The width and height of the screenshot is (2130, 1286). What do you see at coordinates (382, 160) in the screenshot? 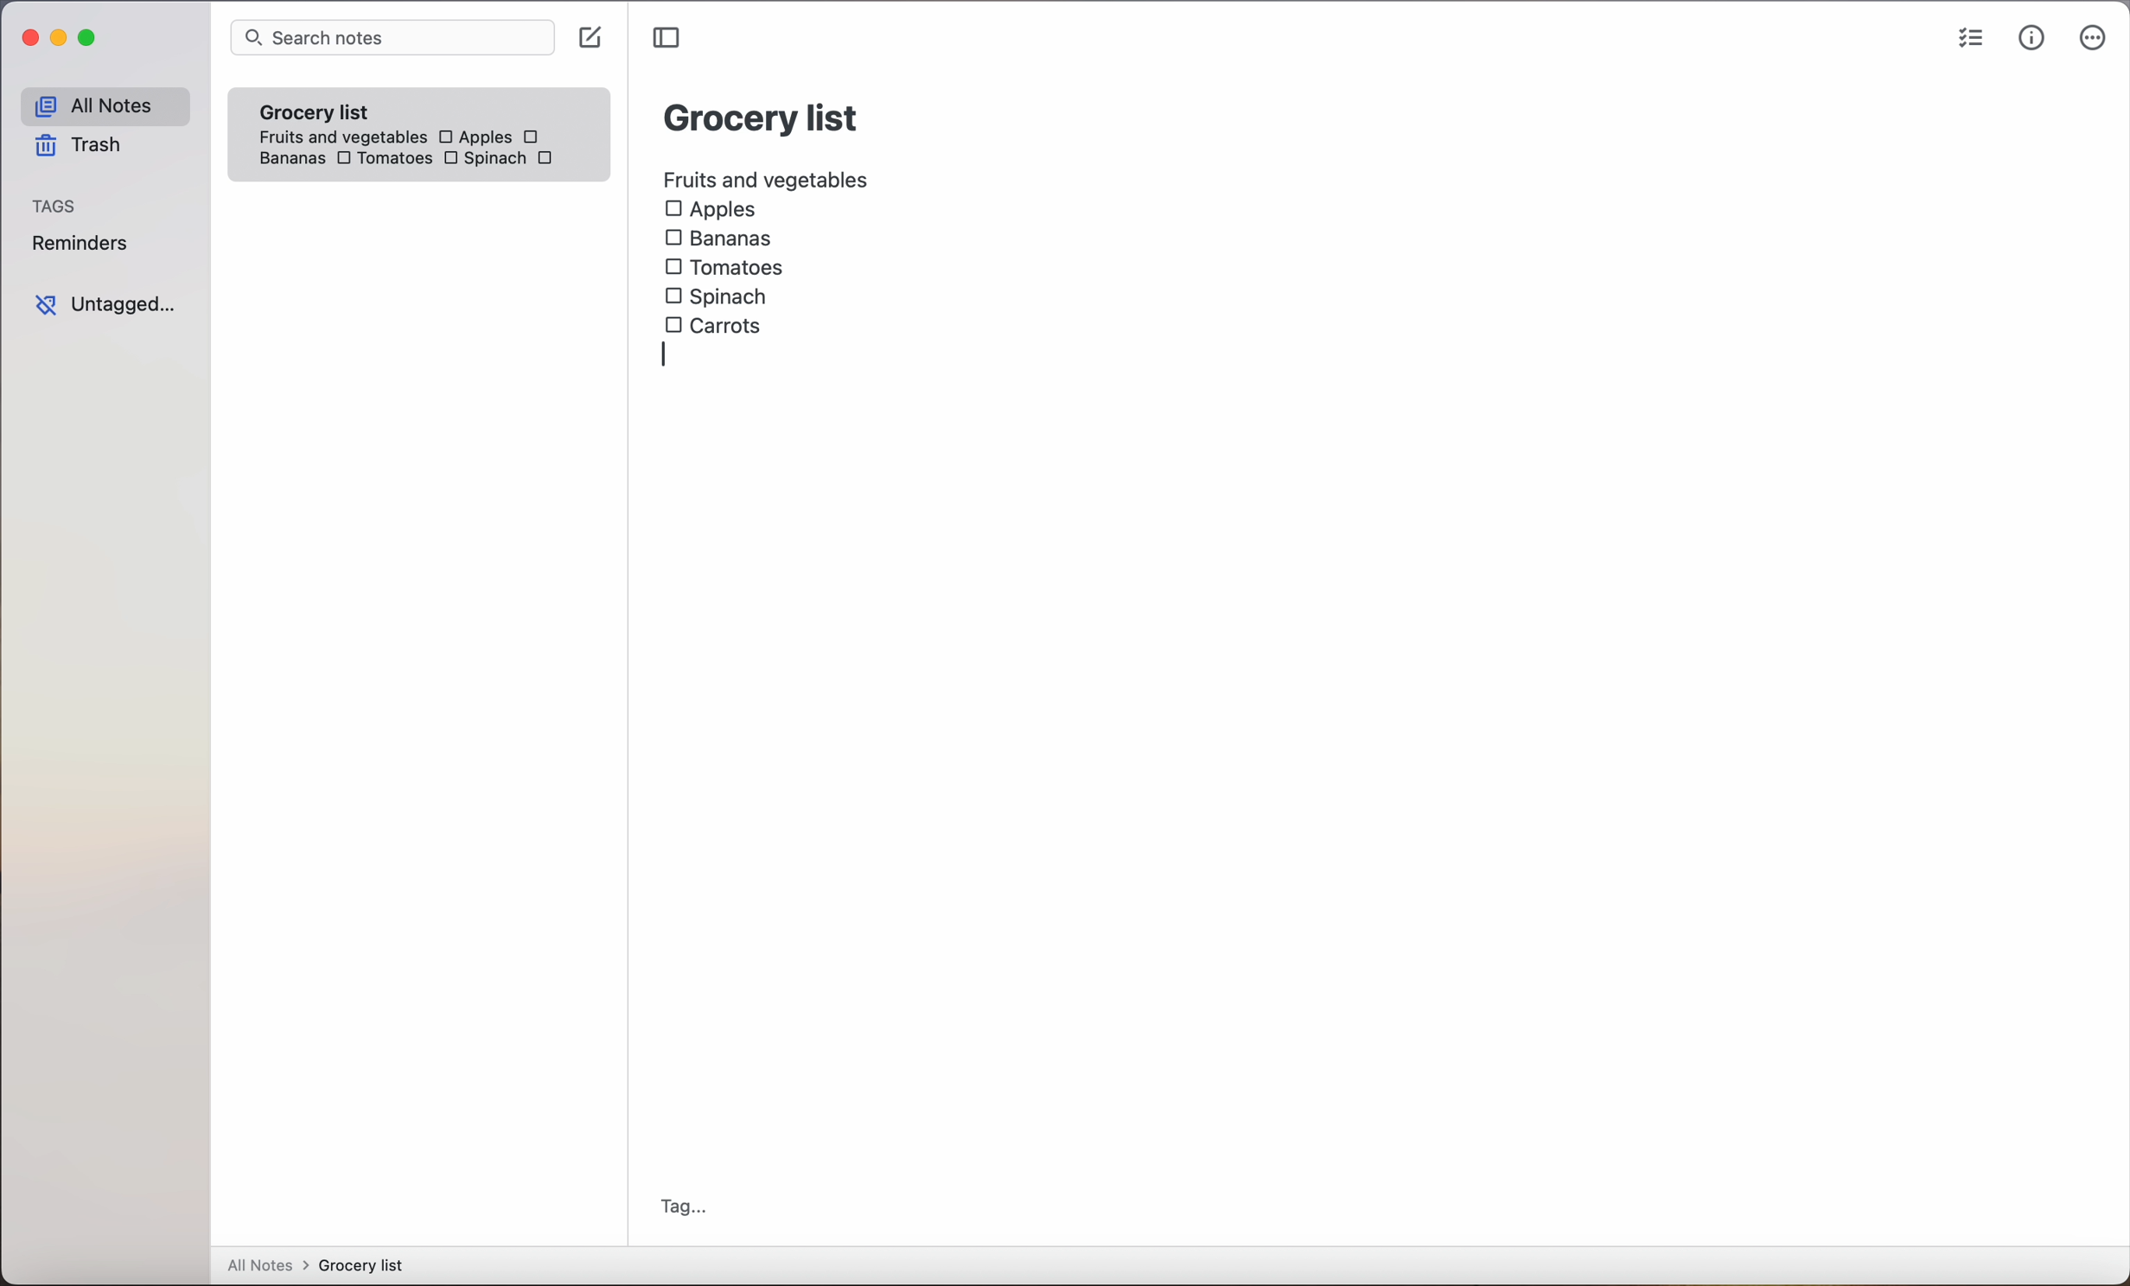
I see `Tomatoes checkbox` at bounding box center [382, 160].